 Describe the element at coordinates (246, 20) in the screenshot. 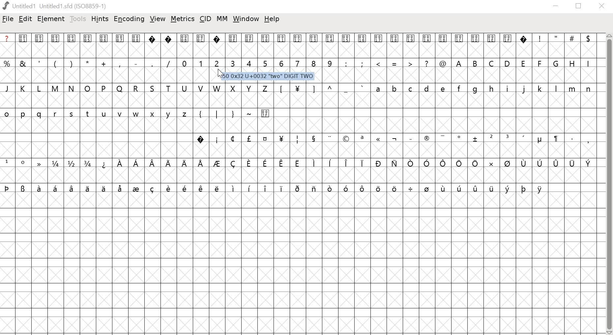

I see `window` at that location.